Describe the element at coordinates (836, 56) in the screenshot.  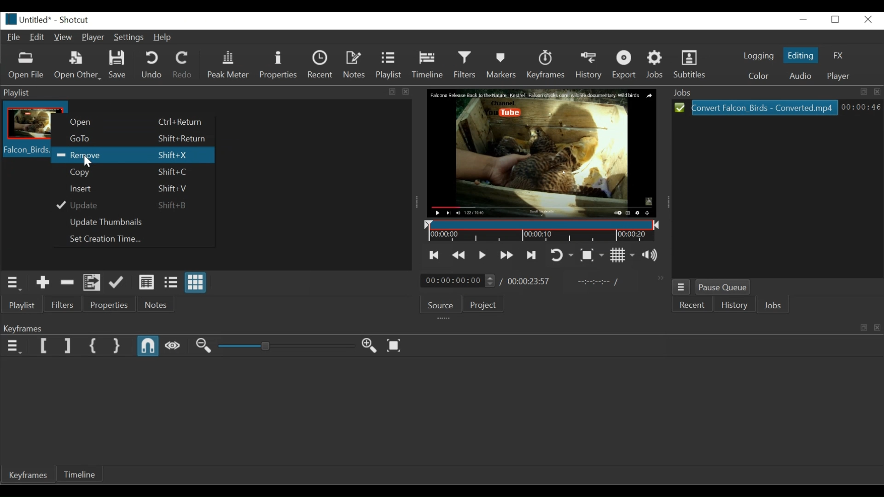
I see `FX` at that location.